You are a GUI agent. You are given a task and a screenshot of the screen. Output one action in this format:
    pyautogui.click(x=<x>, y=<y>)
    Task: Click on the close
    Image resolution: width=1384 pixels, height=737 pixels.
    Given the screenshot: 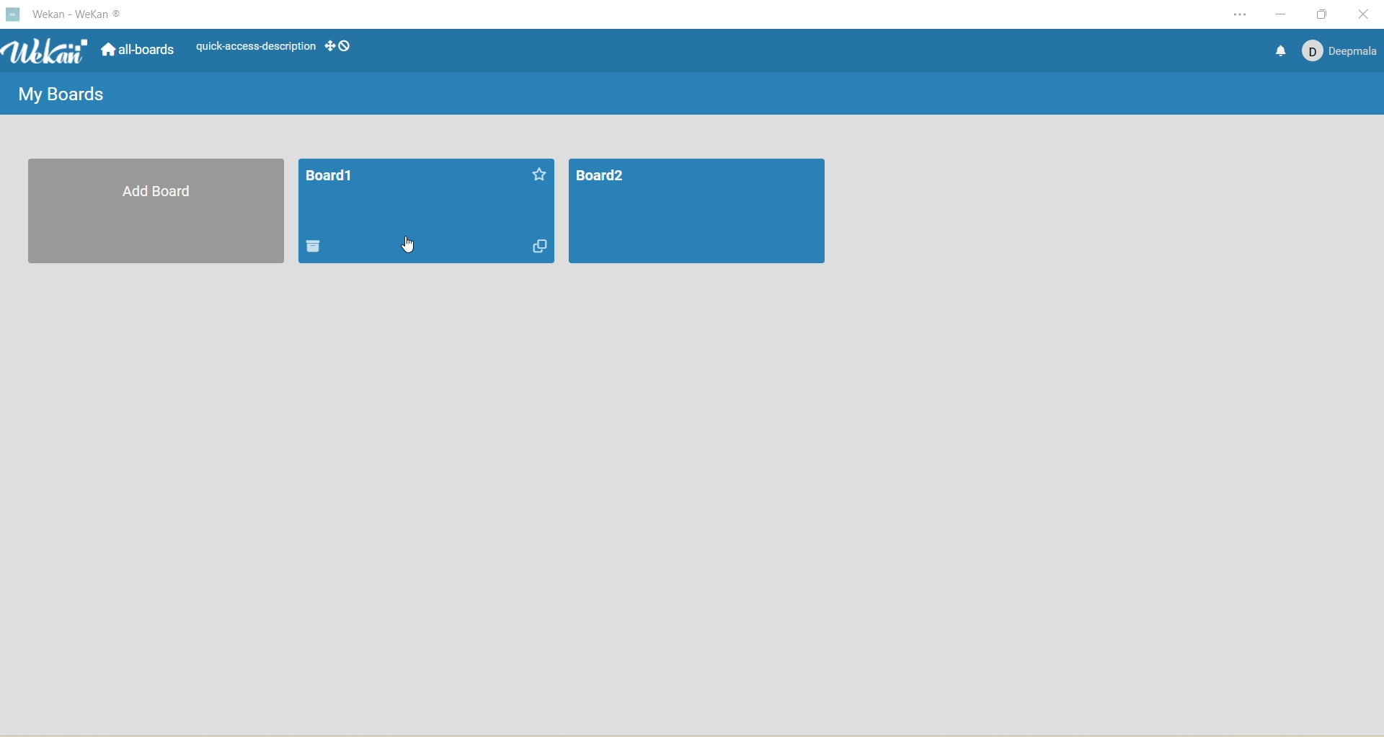 What is the action you would take?
    pyautogui.click(x=1368, y=14)
    